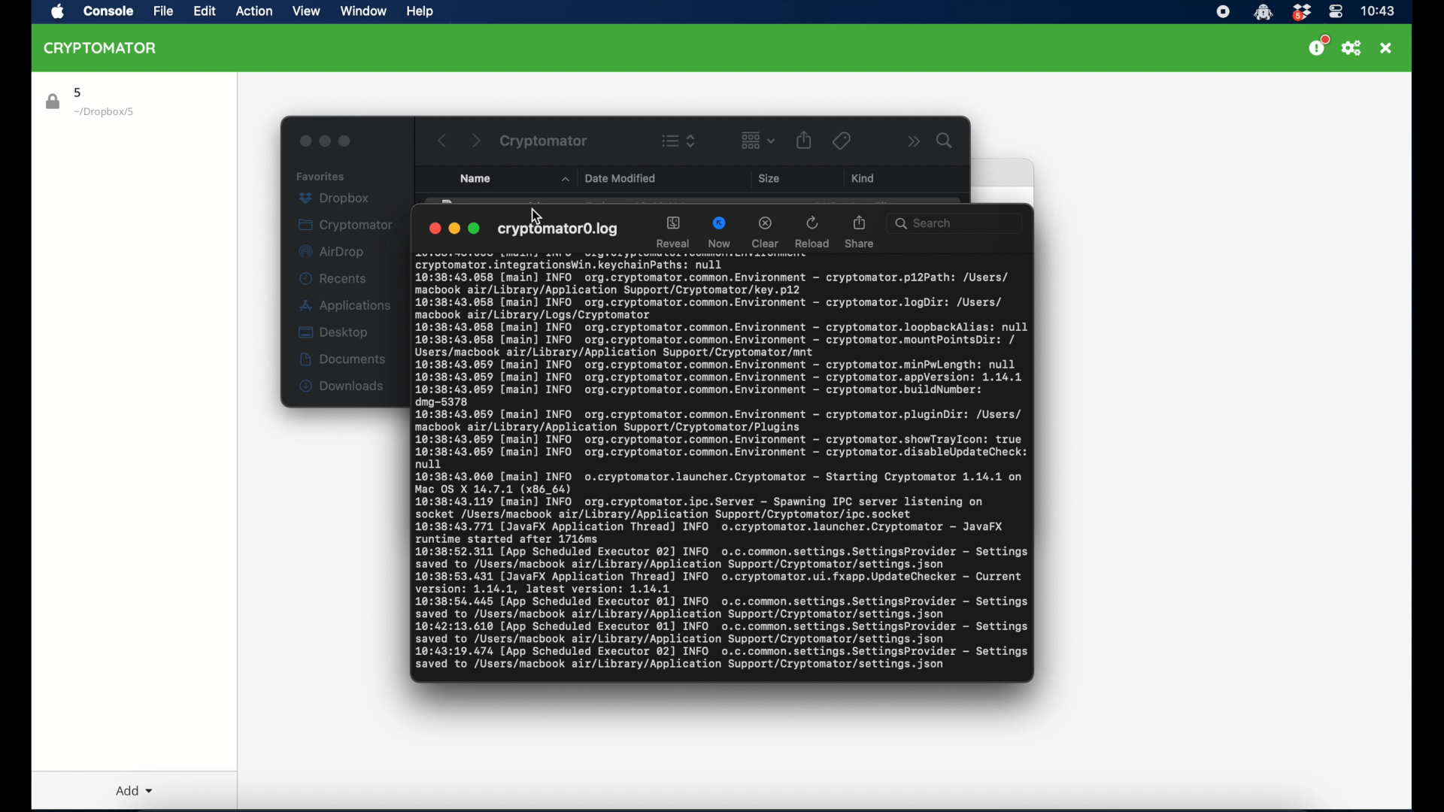  What do you see at coordinates (913, 141) in the screenshot?
I see `more options` at bounding box center [913, 141].